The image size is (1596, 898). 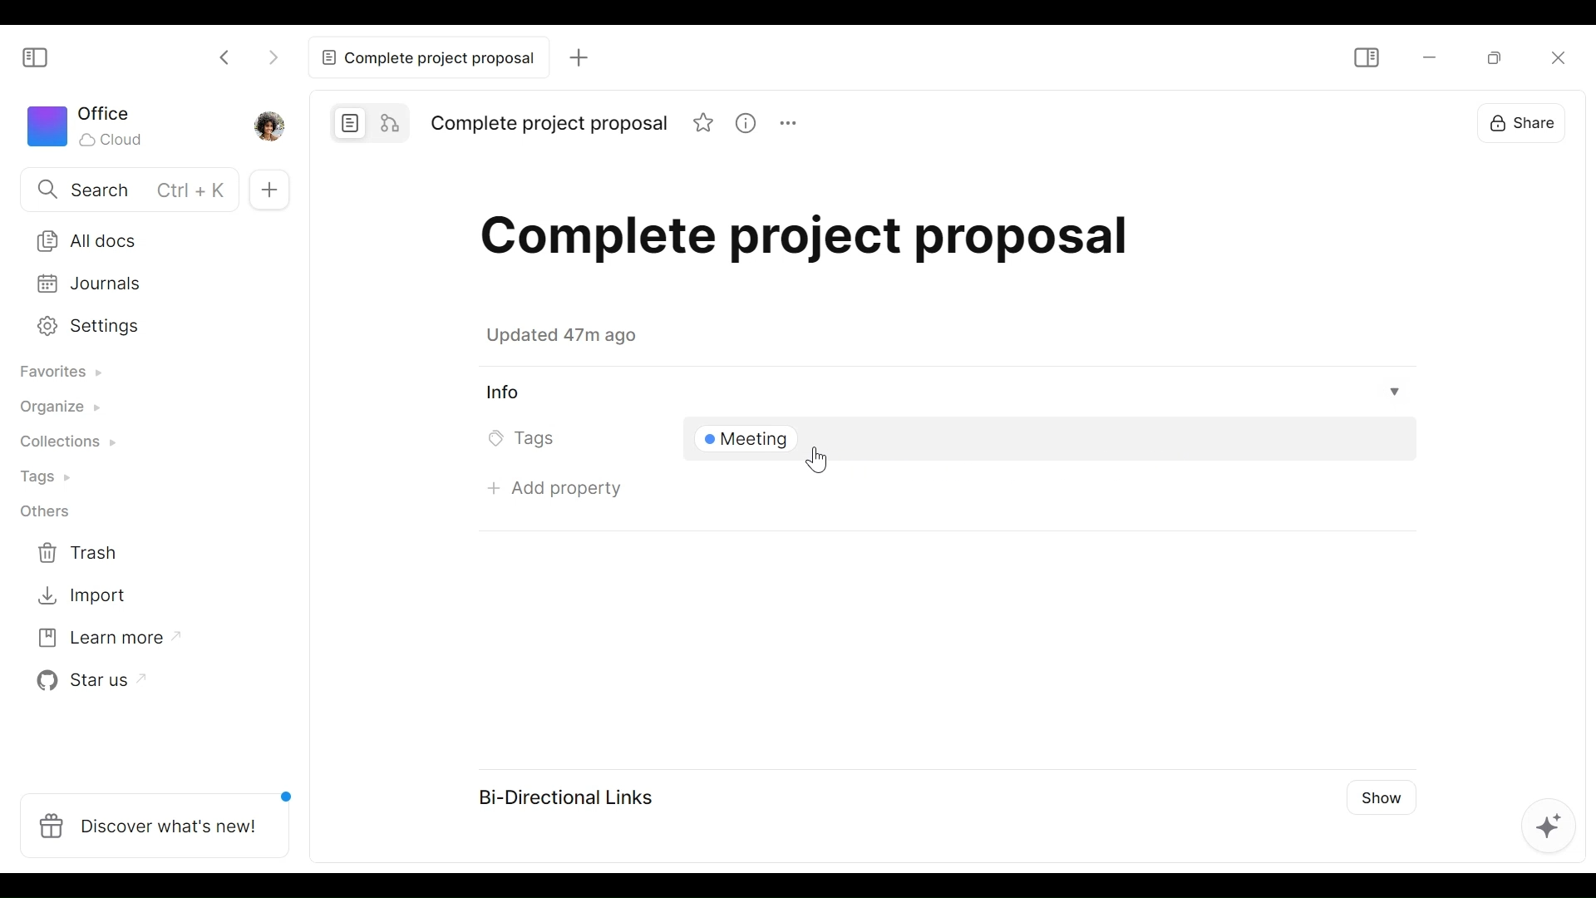 What do you see at coordinates (1525, 121) in the screenshot?
I see `Share` at bounding box center [1525, 121].